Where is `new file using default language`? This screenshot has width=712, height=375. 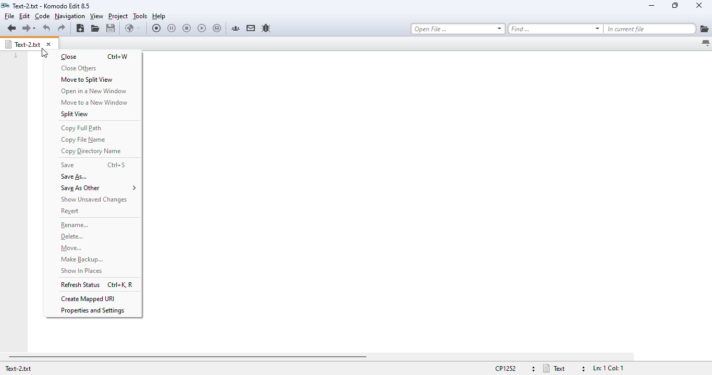
new file using default language is located at coordinates (81, 29).